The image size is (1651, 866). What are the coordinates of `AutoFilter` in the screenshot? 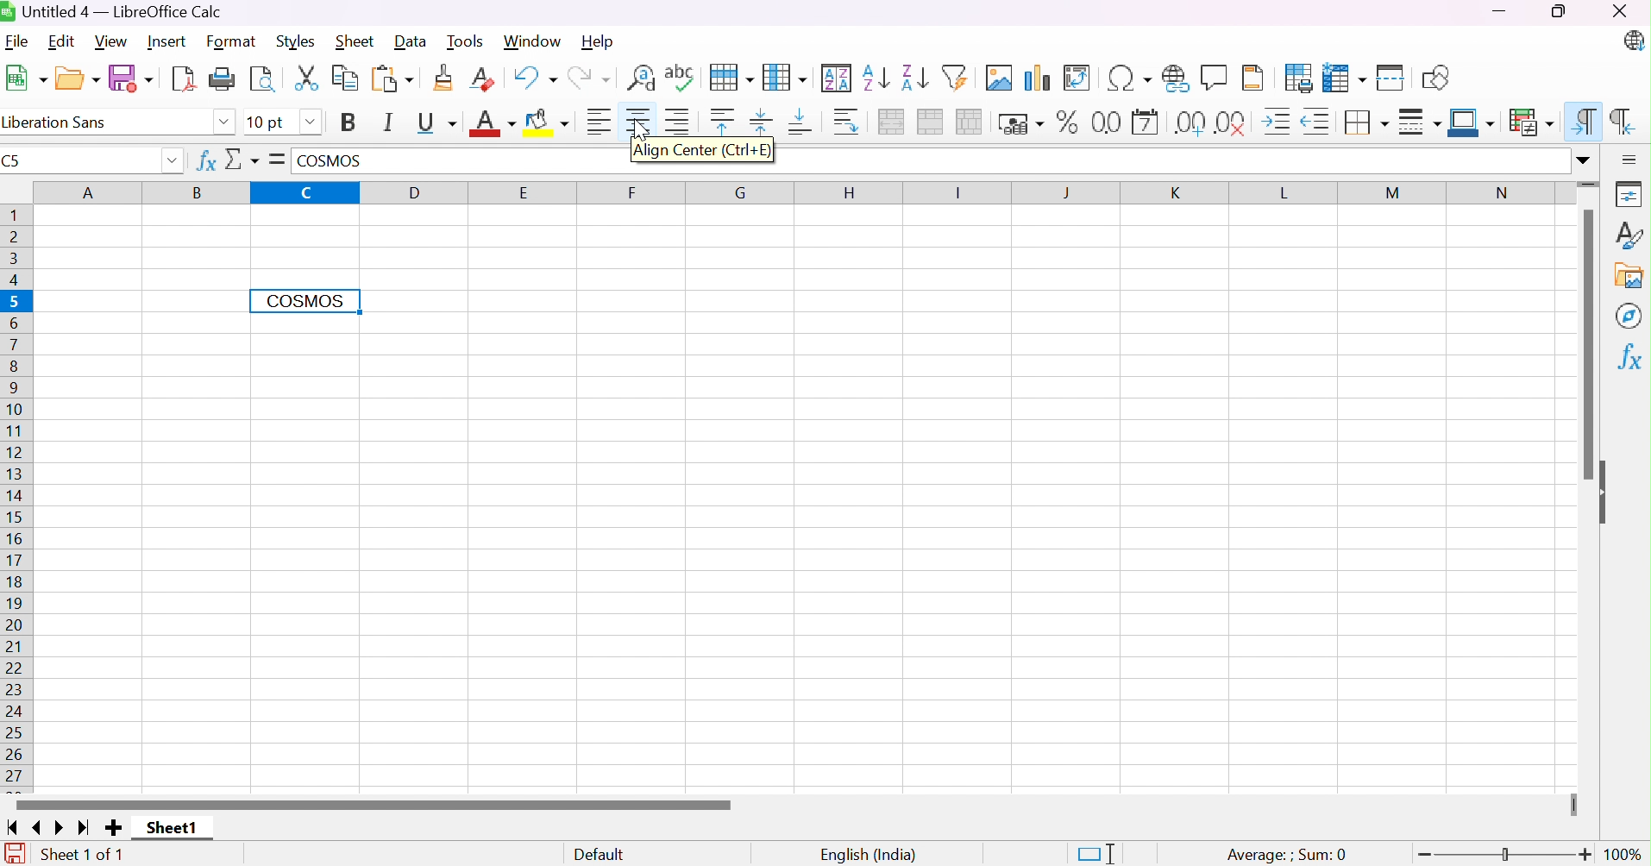 It's located at (955, 79).